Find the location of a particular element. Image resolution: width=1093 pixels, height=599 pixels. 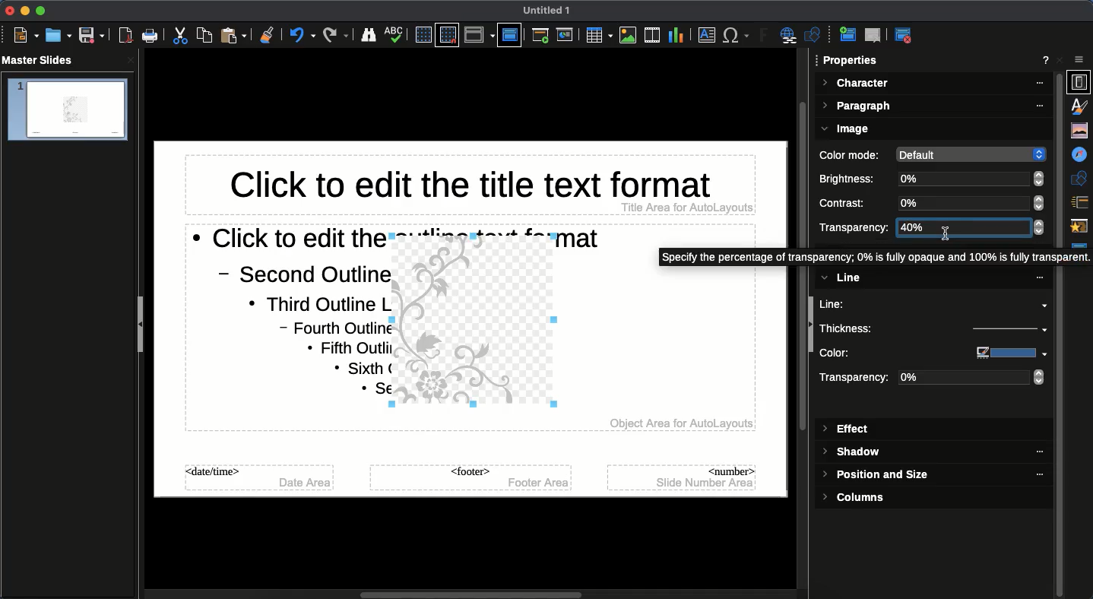

Slide transition is located at coordinates (1082, 202).